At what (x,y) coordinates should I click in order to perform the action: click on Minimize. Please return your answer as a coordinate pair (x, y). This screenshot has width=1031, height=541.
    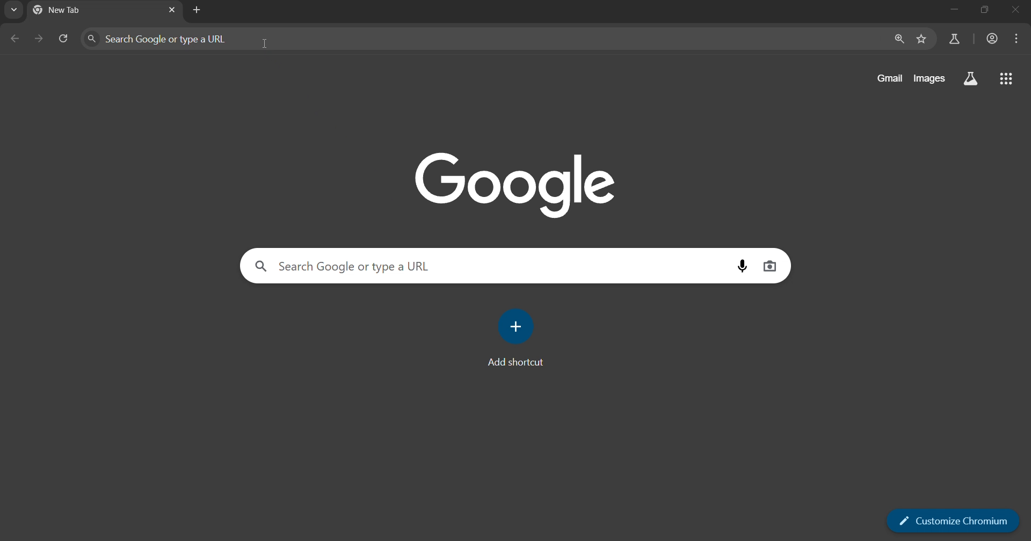
    Looking at the image, I should click on (952, 11).